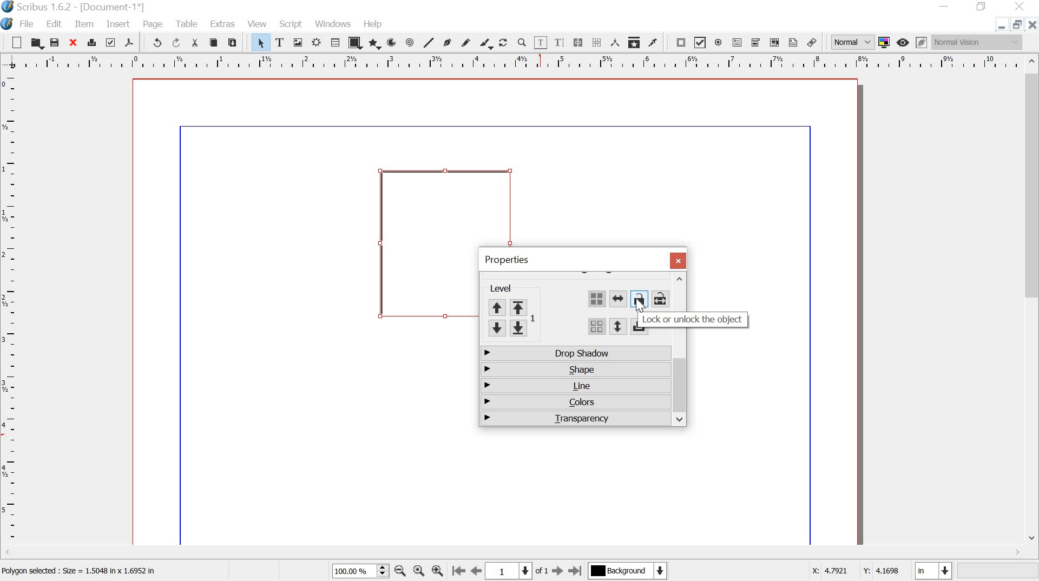 This screenshot has width=1039, height=581. Describe the element at coordinates (8, 23) in the screenshot. I see `system logo` at that location.